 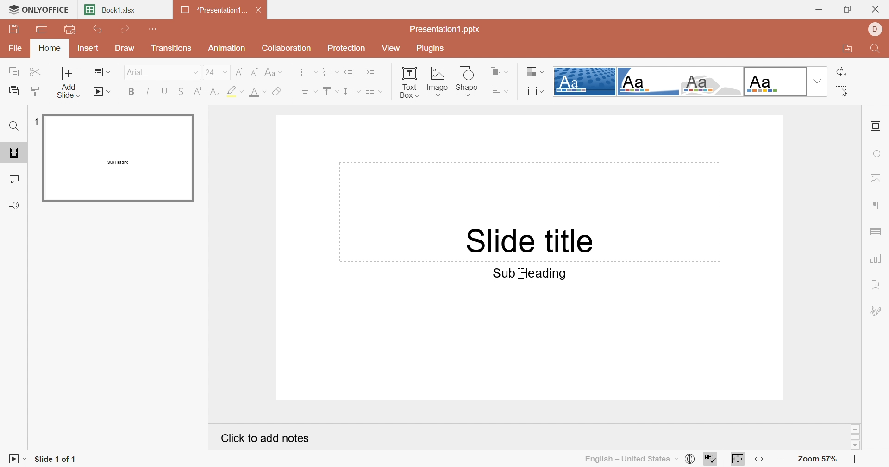 I want to click on Image settings, so click(x=875, y=179).